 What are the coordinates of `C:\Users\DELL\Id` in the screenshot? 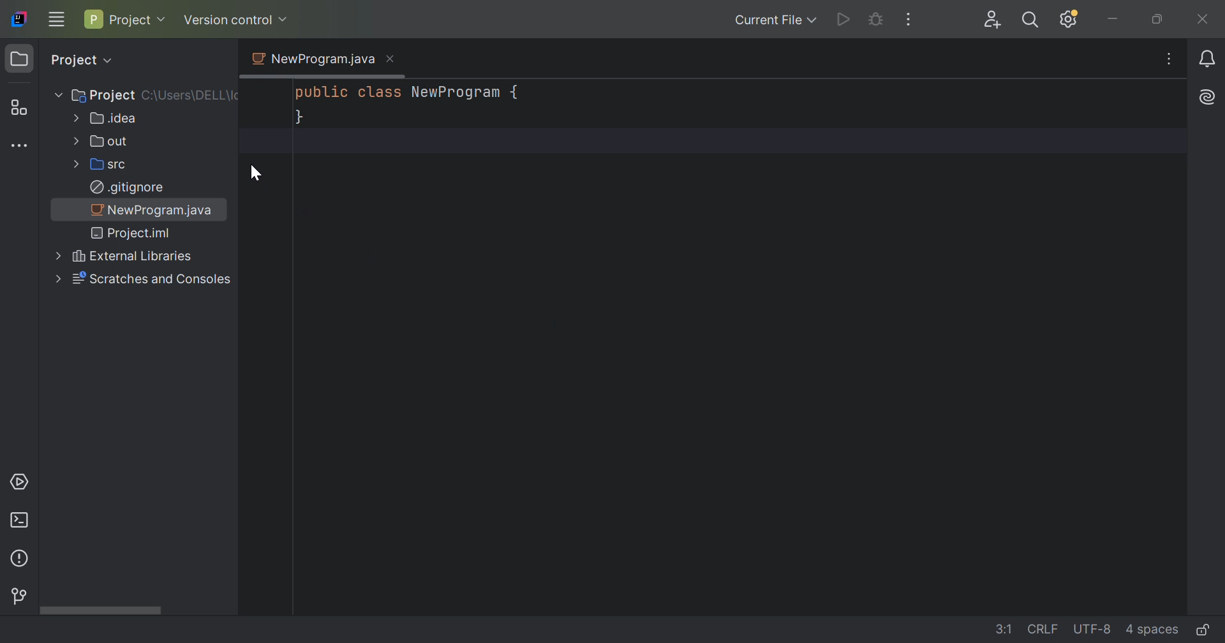 It's located at (191, 97).